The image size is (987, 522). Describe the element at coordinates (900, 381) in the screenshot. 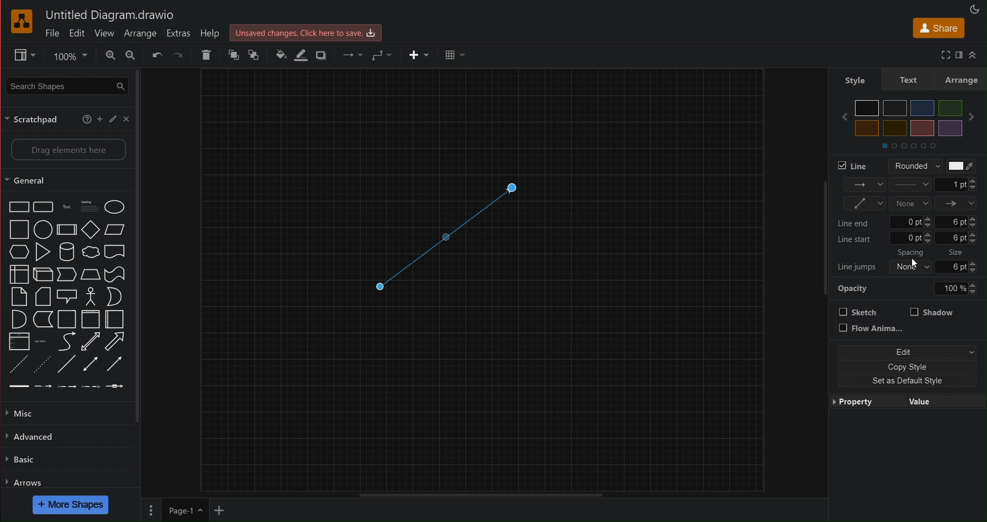

I see `Set as Default Style` at that location.